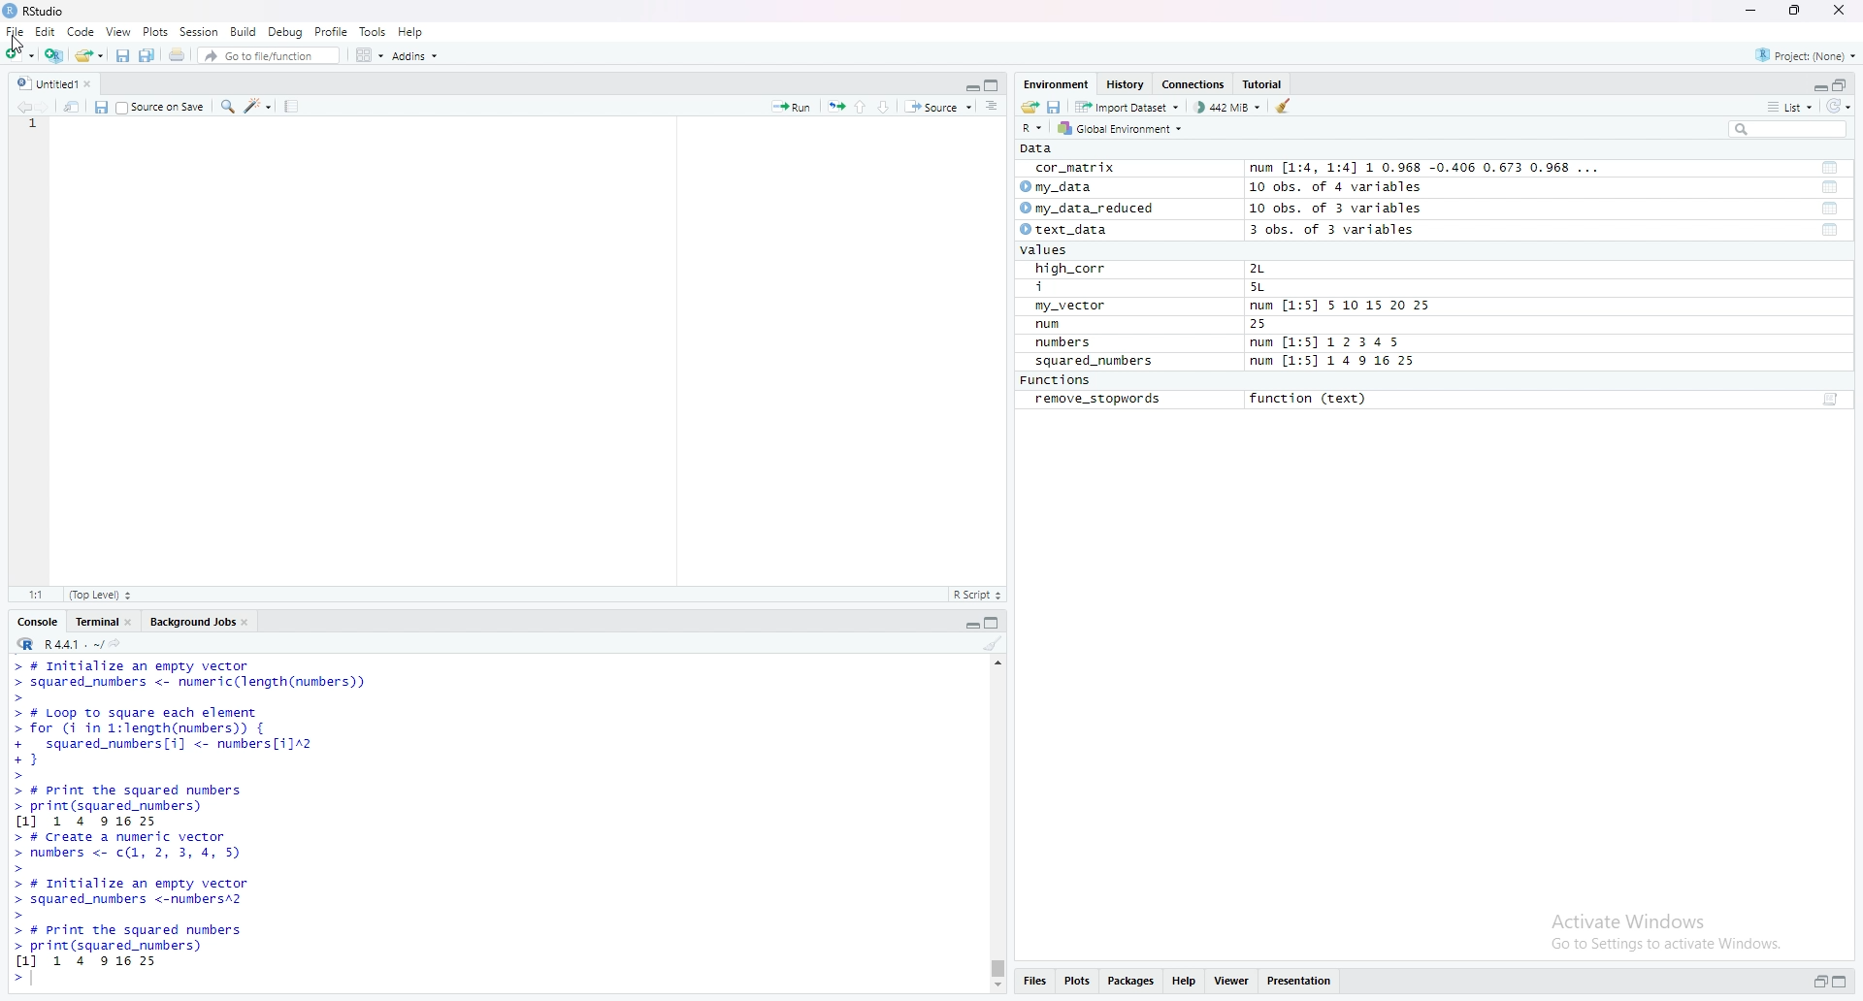 Image resolution: width=1863 pixels, height=1001 pixels. Describe the element at coordinates (1333, 362) in the screenshot. I see `num [1:5] 1 4 9 16 25` at that location.